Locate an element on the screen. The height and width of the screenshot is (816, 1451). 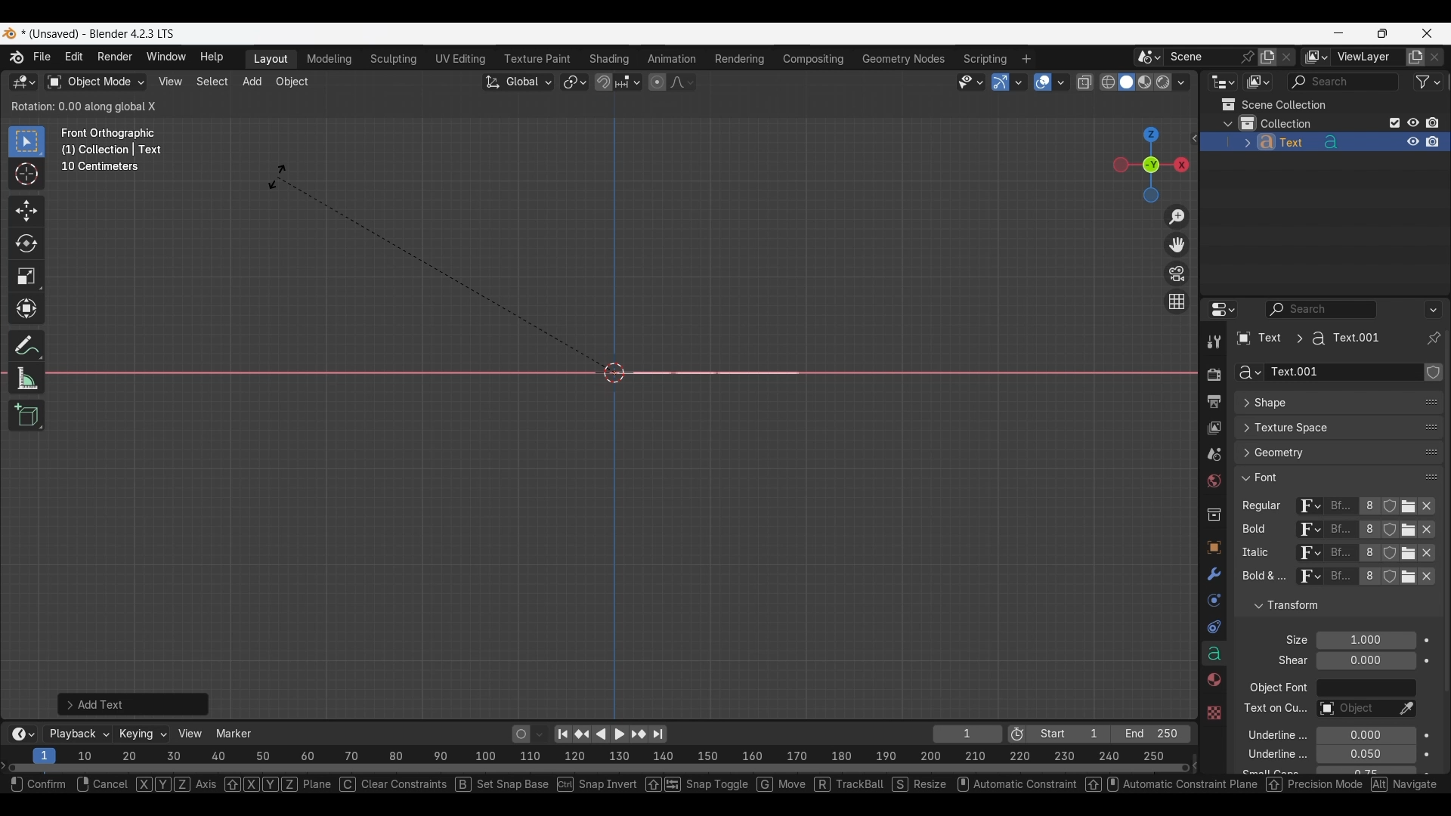
text is located at coordinates (1261, 578).